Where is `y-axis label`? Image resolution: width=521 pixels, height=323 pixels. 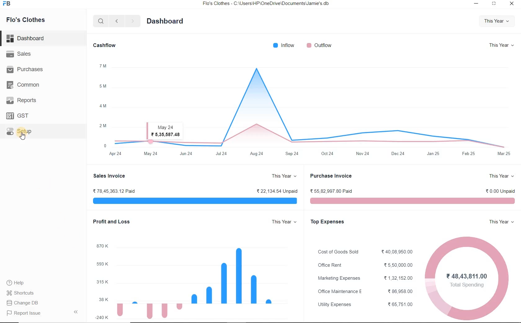 y-axis label is located at coordinates (103, 102).